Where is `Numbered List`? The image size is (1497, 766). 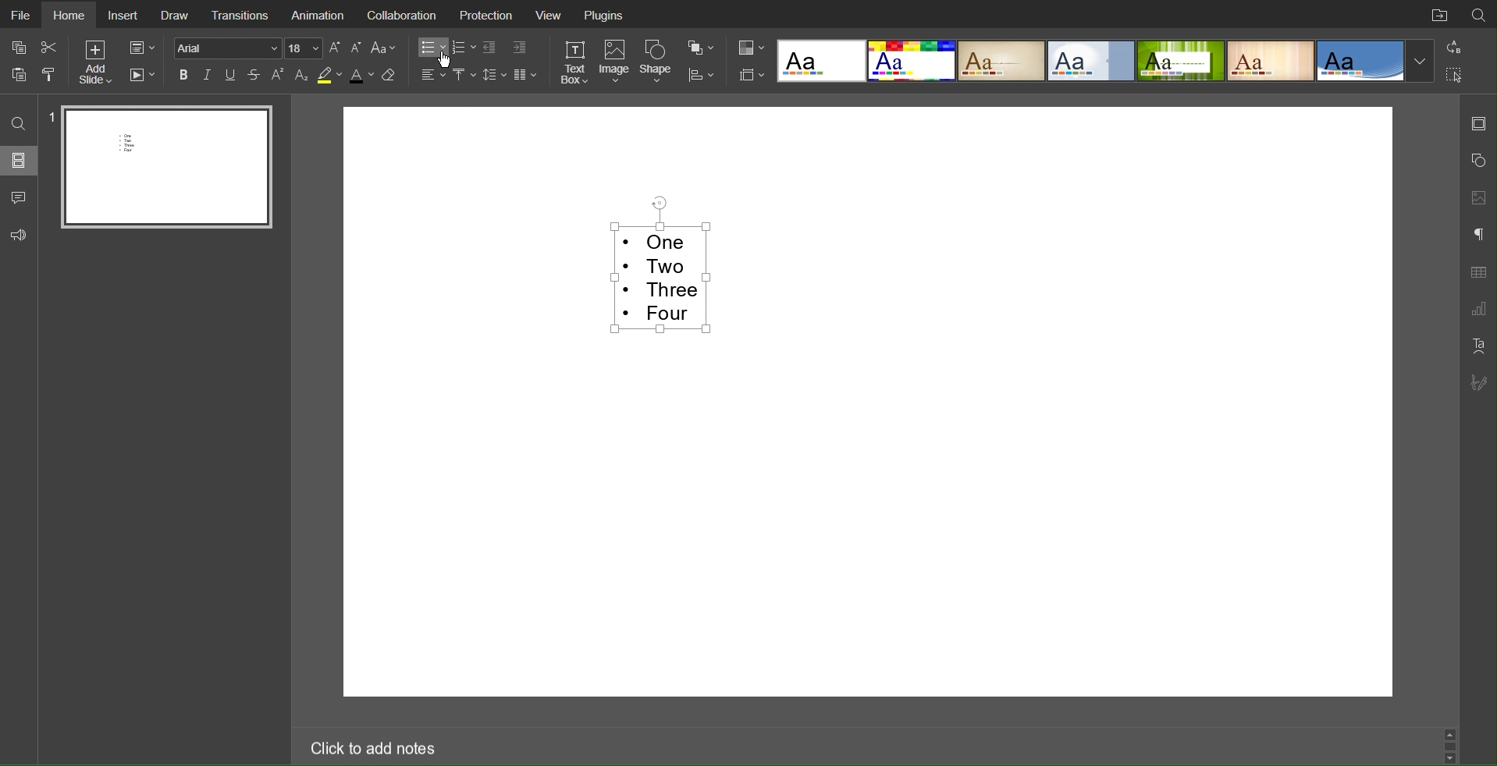
Numbered List is located at coordinates (463, 48).